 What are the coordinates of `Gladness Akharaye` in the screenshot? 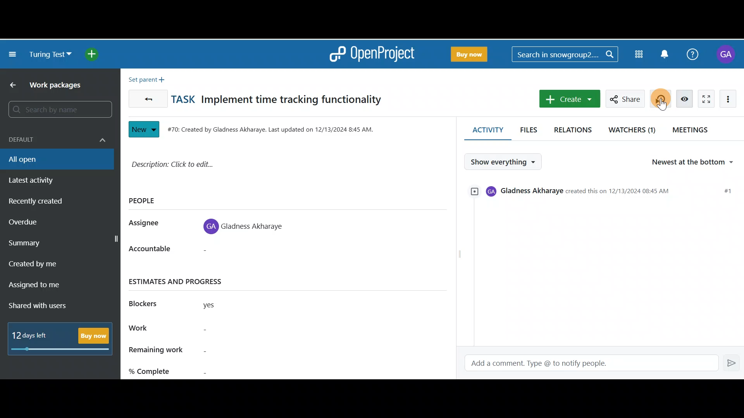 It's located at (247, 224).